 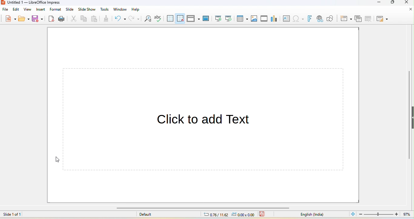 What do you see at coordinates (38, 2) in the screenshot?
I see `untitled 1- libreoffice impress` at bounding box center [38, 2].